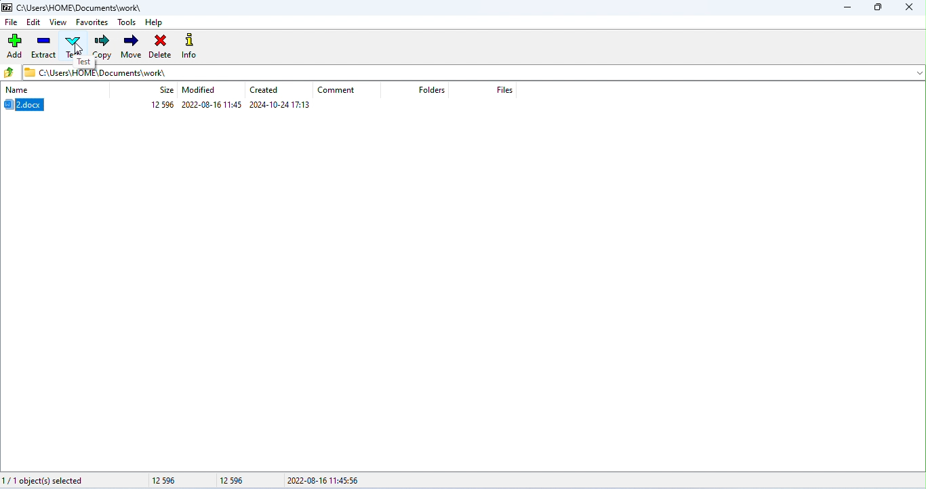 The width and height of the screenshot is (926, 489). I want to click on files, so click(508, 89).